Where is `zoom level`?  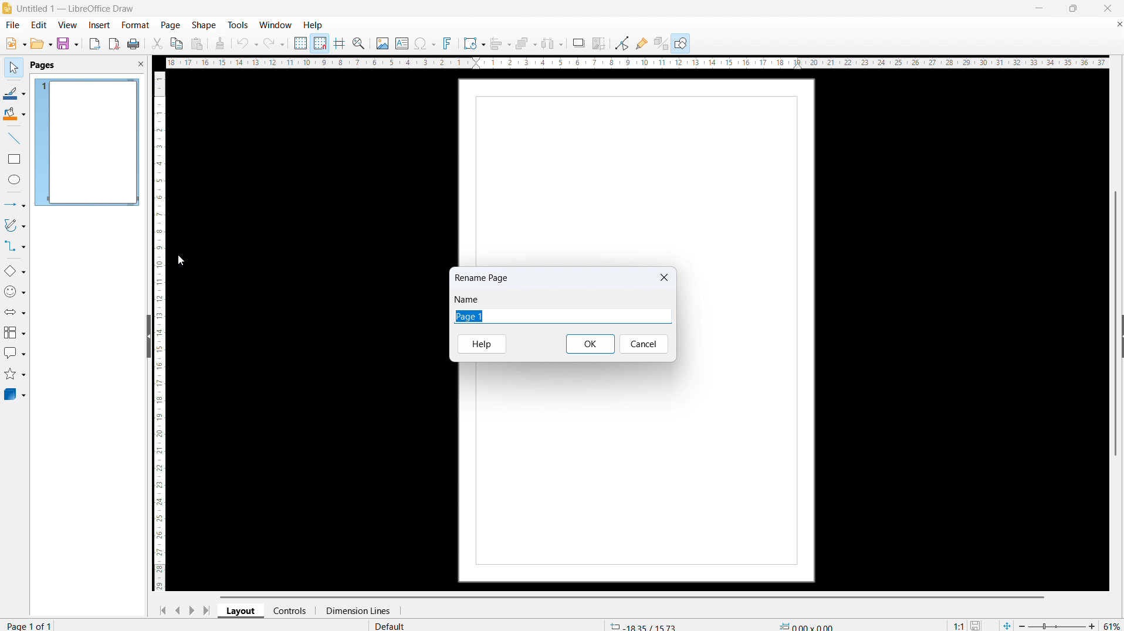 zoom level is located at coordinates (1112, 624).